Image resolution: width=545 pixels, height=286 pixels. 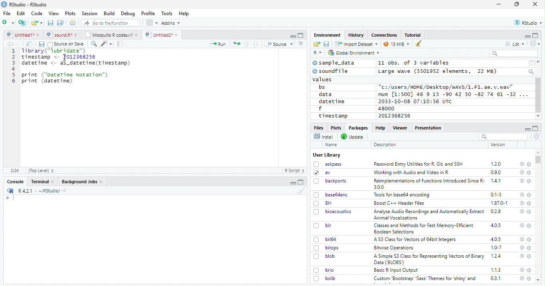 I want to click on Boost C++ Header Files, so click(x=398, y=204).